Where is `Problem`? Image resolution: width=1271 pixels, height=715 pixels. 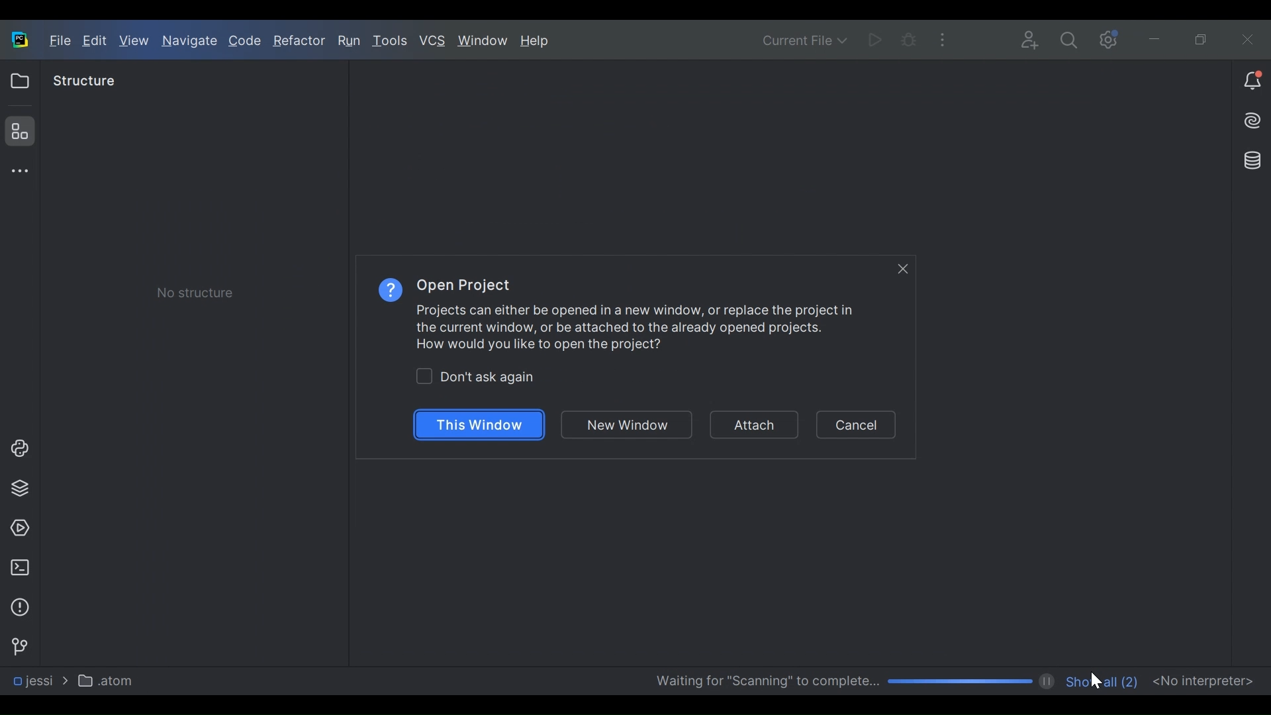
Problem is located at coordinates (19, 607).